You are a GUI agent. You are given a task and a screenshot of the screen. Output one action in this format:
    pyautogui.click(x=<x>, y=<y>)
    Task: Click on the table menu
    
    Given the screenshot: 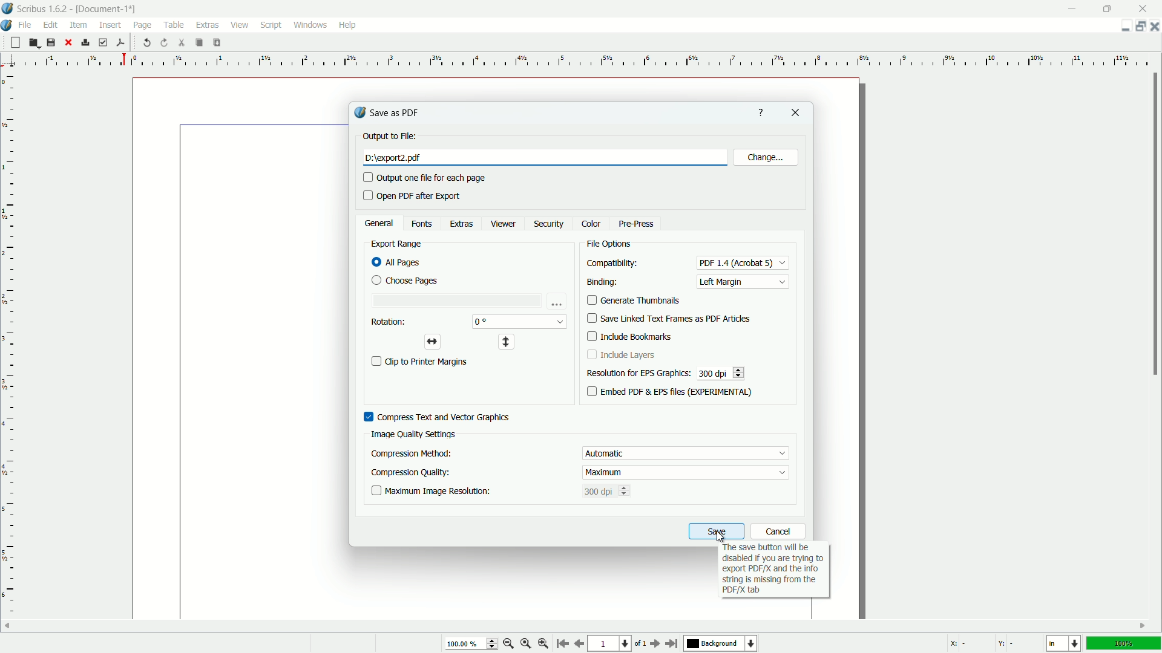 What is the action you would take?
    pyautogui.click(x=173, y=25)
    